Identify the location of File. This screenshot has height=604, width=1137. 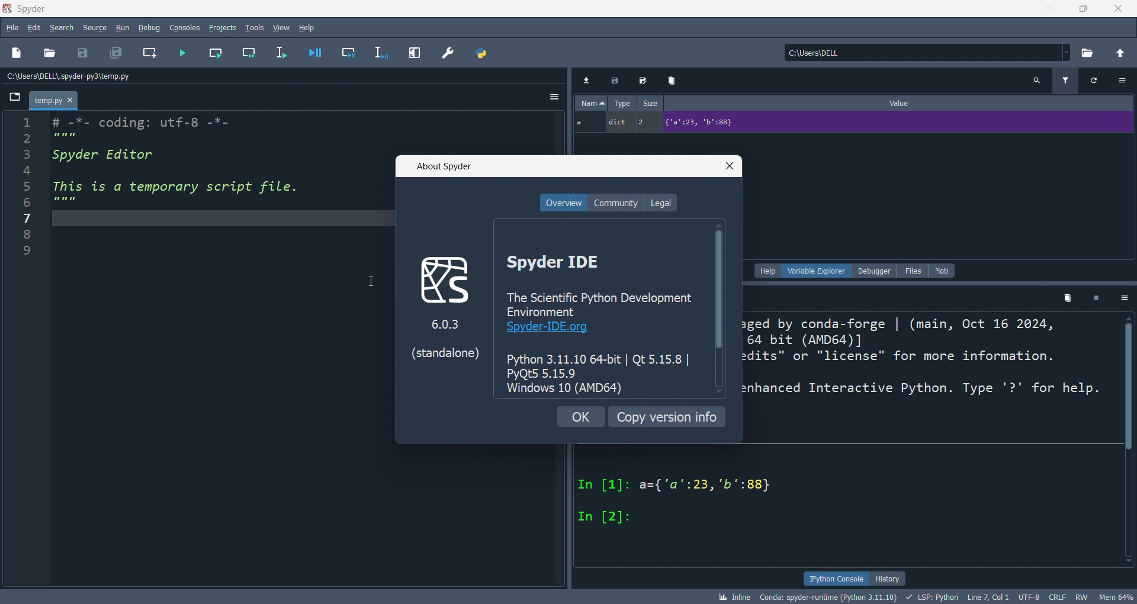
(14, 96).